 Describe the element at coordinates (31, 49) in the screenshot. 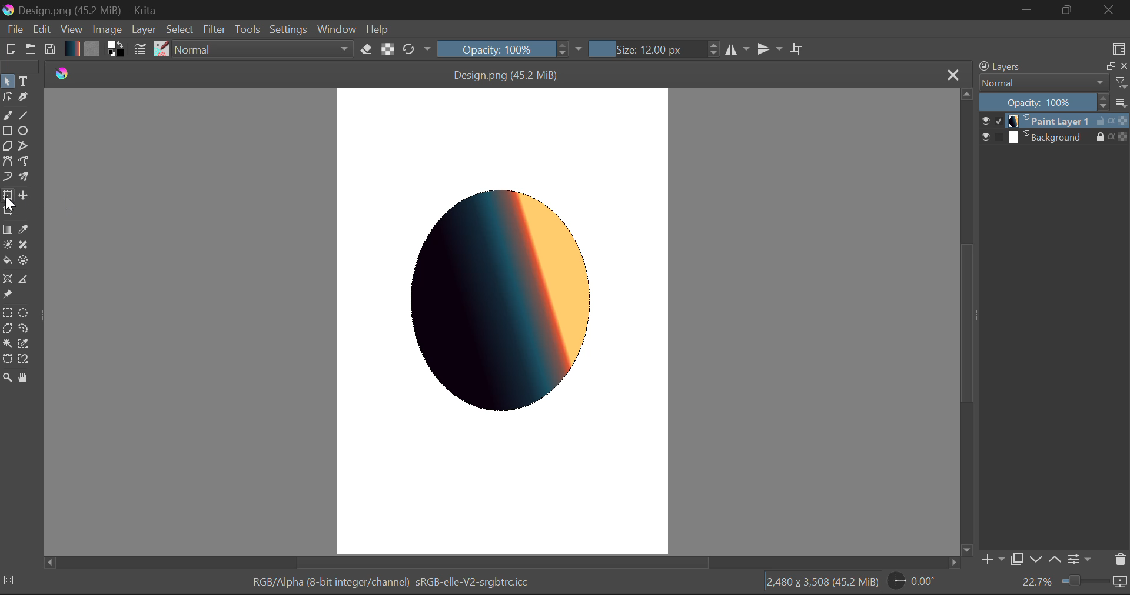

I see `Open` at that location.